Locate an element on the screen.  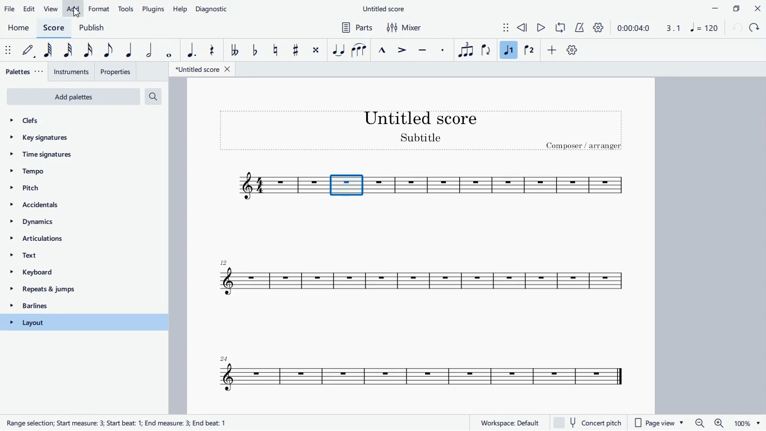
cursor is located at coordinates (77, 13).